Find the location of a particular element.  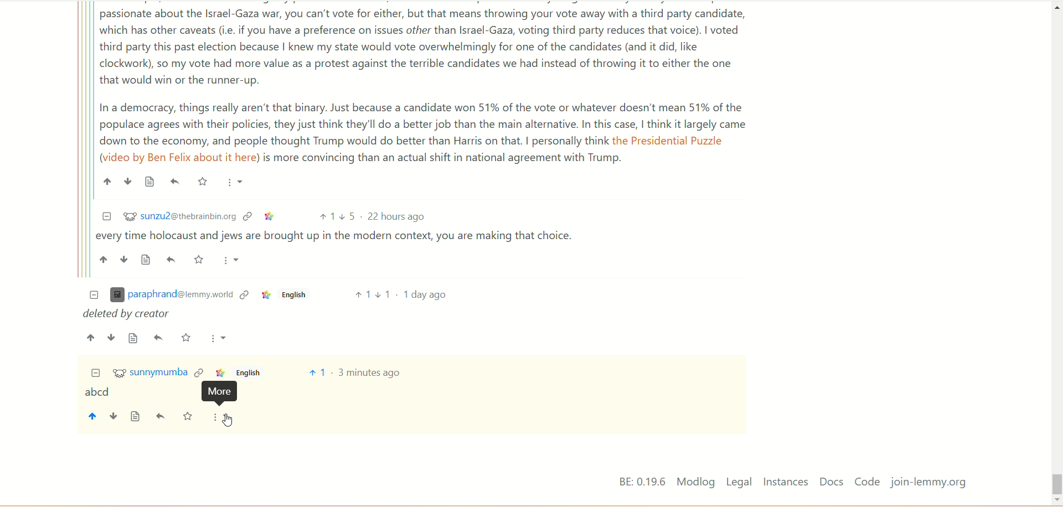

cursor is located at coordinates (228, 421).